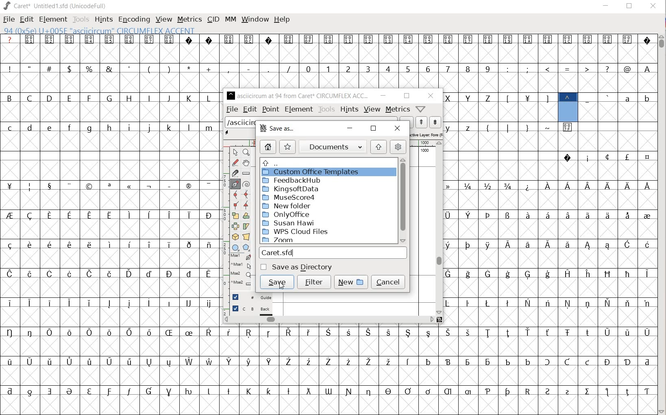 The image size is (666, 415). What do you see at coordinates (440, 375) in the screenshot?
I see `glyph characters` at bounding box center [440, 375].